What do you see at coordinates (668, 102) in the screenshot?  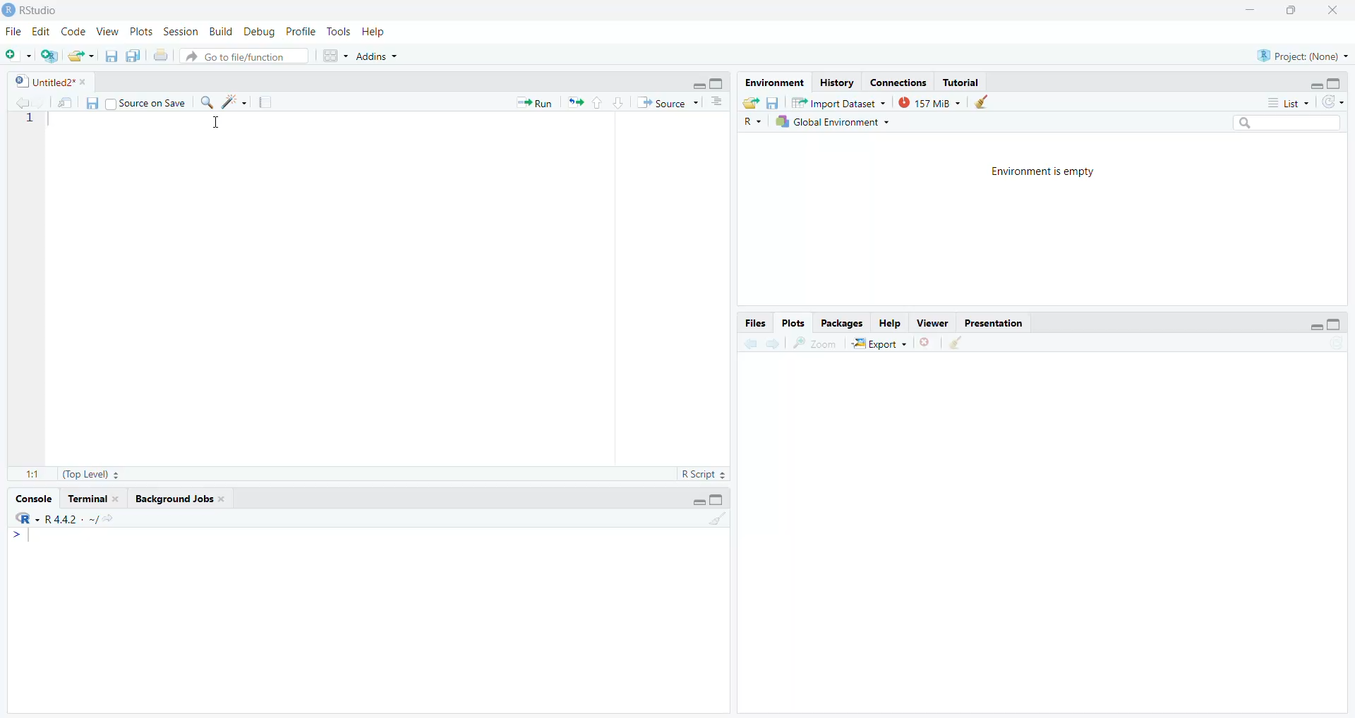 I see `Source` at bounding box center [668, 102].